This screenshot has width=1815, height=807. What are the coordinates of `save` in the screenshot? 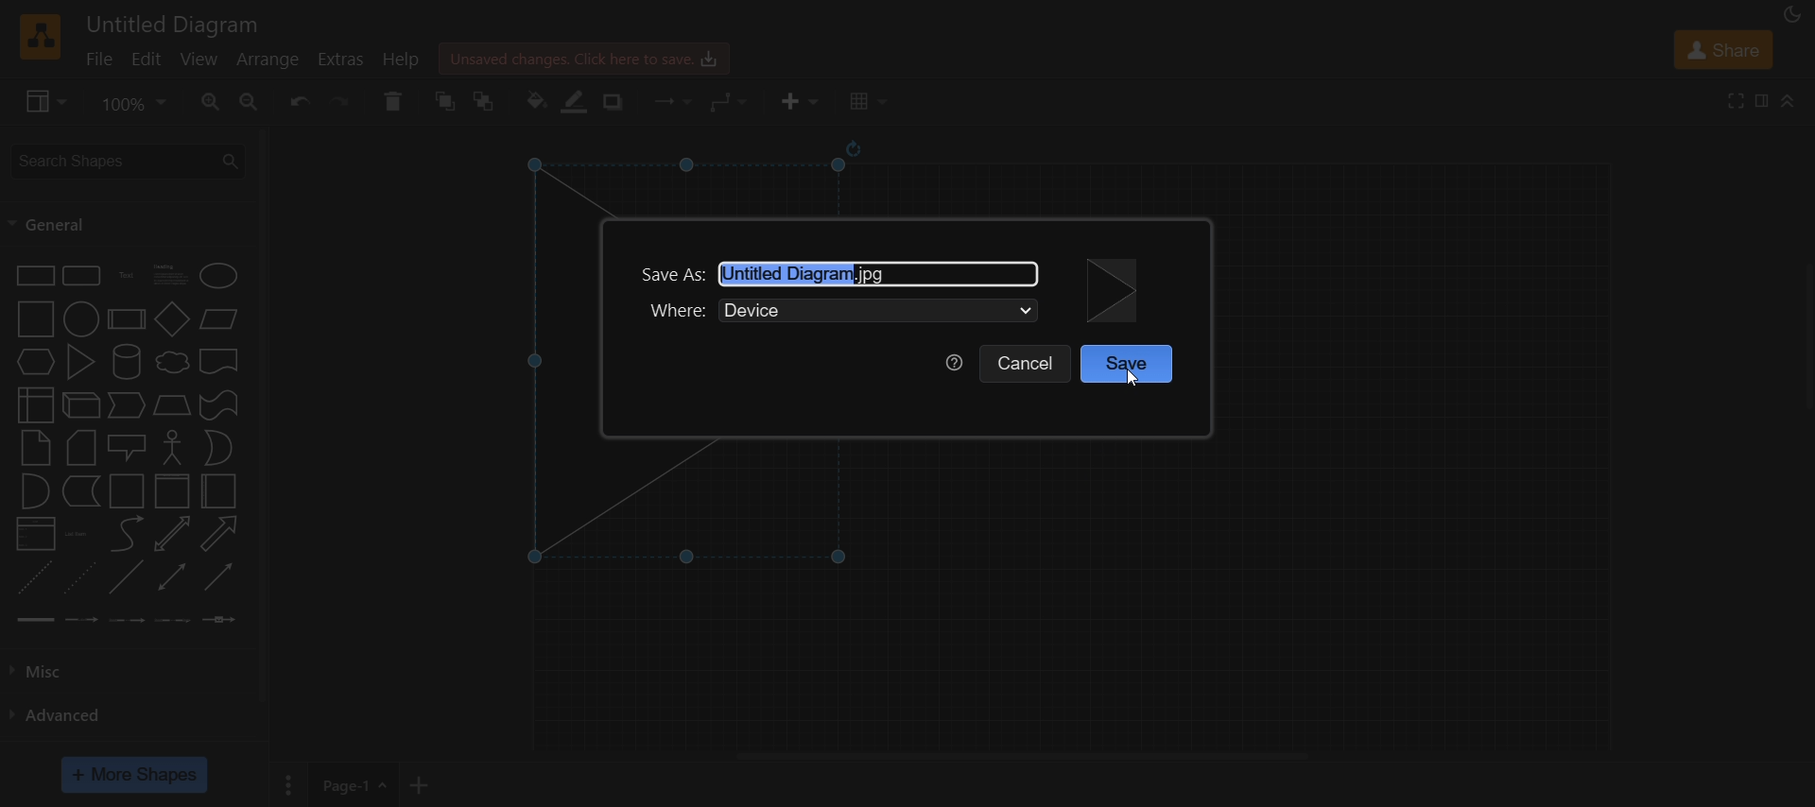 It's located at (1131, 365).